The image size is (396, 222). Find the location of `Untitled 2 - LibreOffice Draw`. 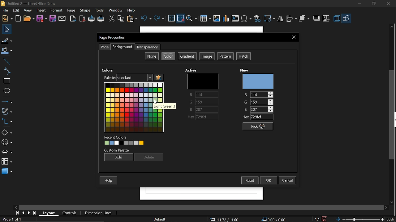

Untitled 2 - LibreOffice Draw is located at coordinates (31, 3).